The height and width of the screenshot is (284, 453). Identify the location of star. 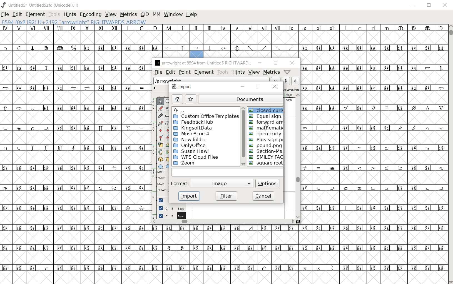
(191, 99).